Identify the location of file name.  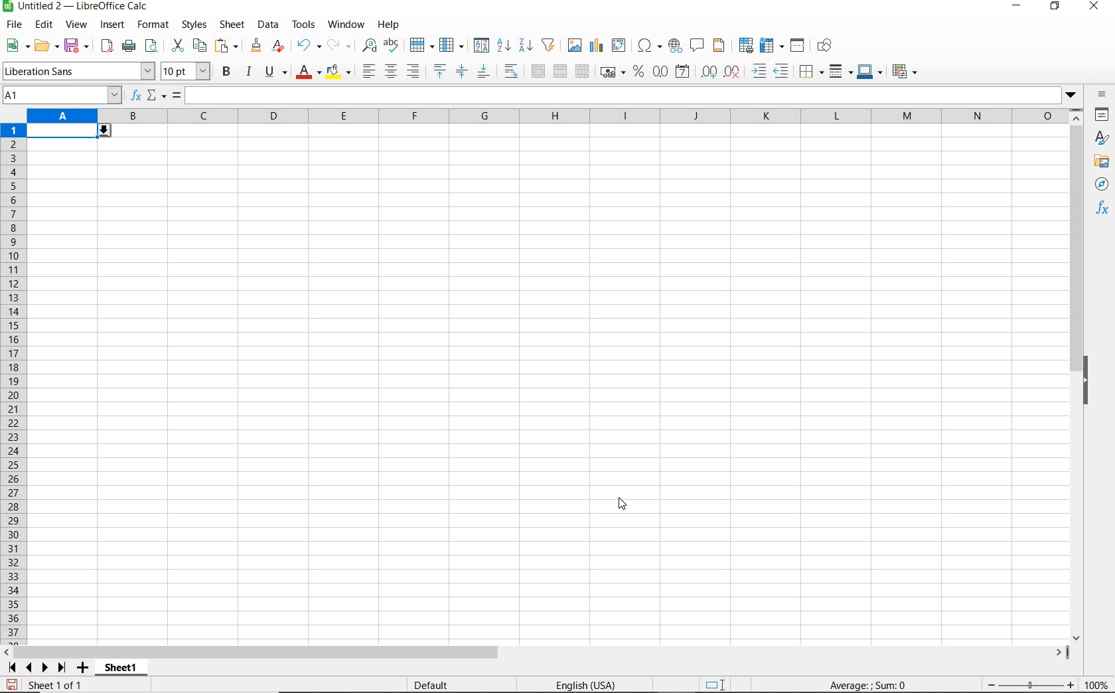
(76, 7).